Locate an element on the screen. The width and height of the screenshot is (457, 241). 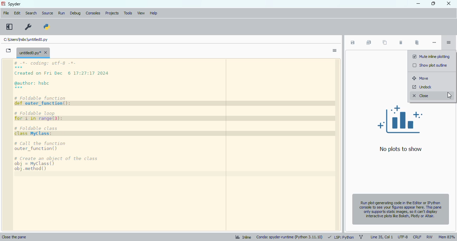
projects is located at coordinates (112, 13).